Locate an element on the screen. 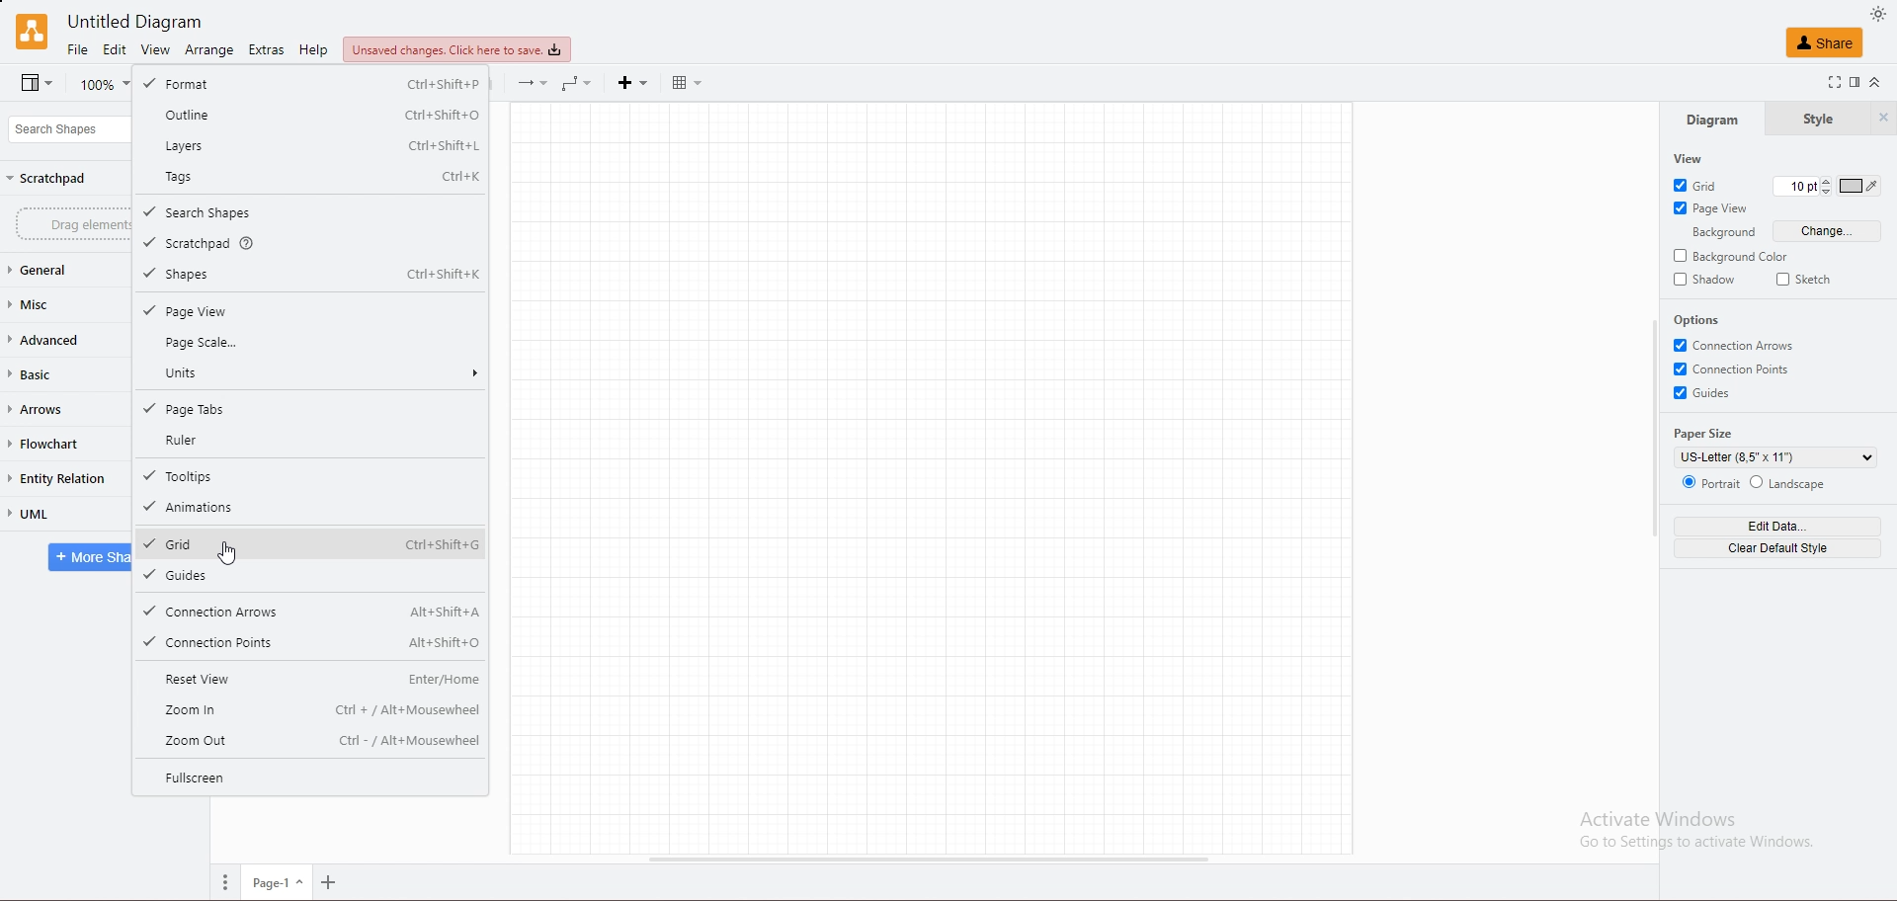 This screenshot has width=1897, height=901. scroll bar is located at coordinates (1652, 430).